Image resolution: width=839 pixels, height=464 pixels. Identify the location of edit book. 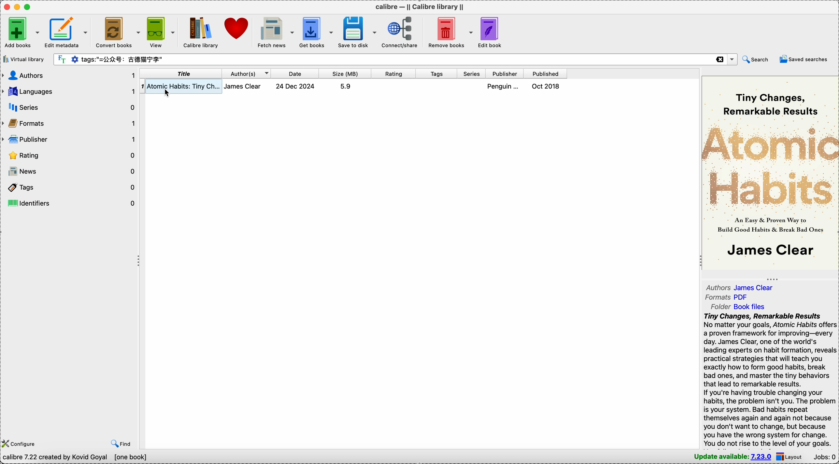
(491, 33).